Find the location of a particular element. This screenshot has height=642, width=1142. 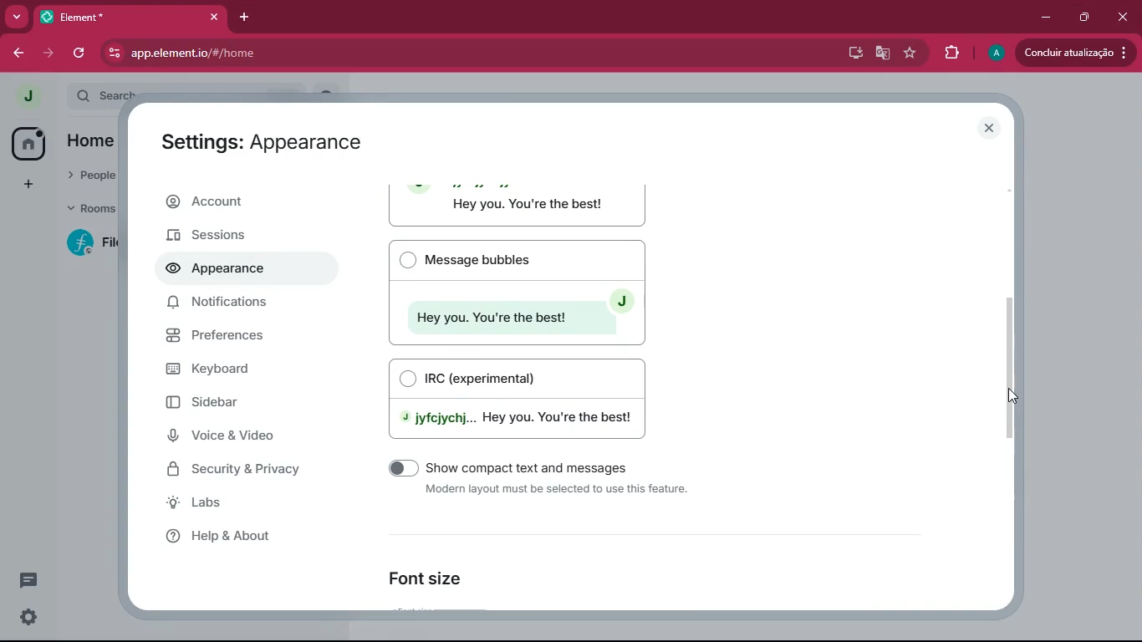

Element* is located at coordinates (117, 16).